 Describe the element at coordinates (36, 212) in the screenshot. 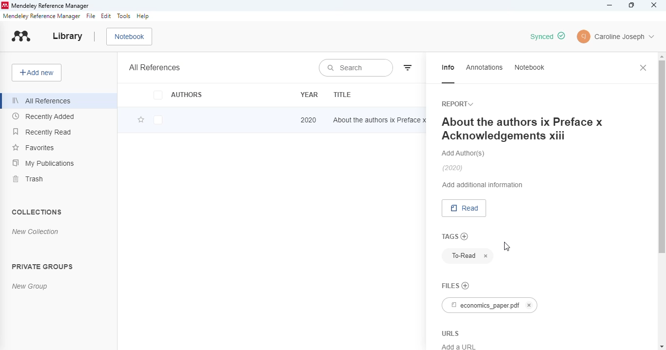

I see `collections` at that location.